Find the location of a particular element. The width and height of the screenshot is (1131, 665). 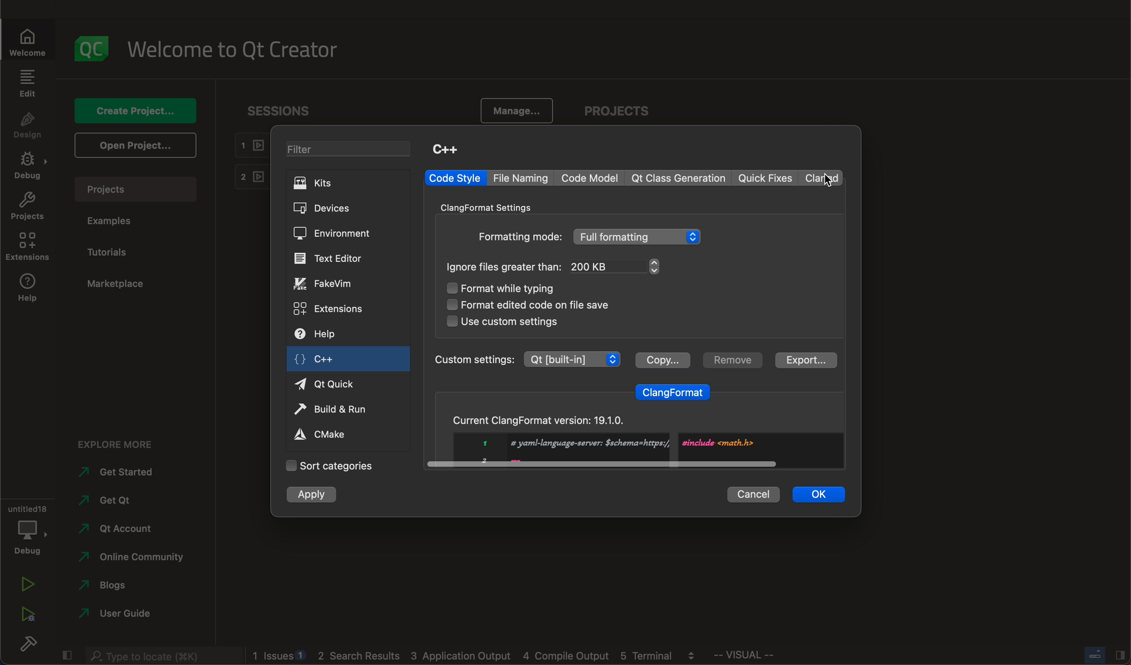

projects is located at coordinates (137, 189).